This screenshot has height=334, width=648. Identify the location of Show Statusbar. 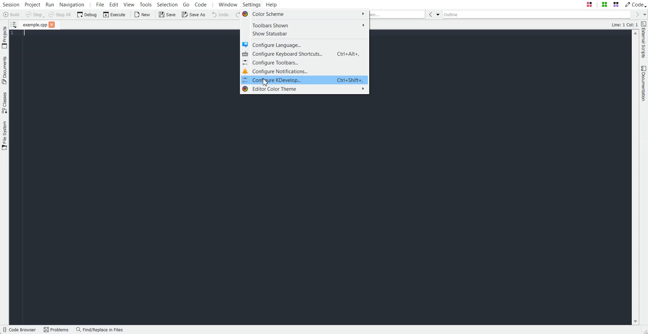
(304, 34).